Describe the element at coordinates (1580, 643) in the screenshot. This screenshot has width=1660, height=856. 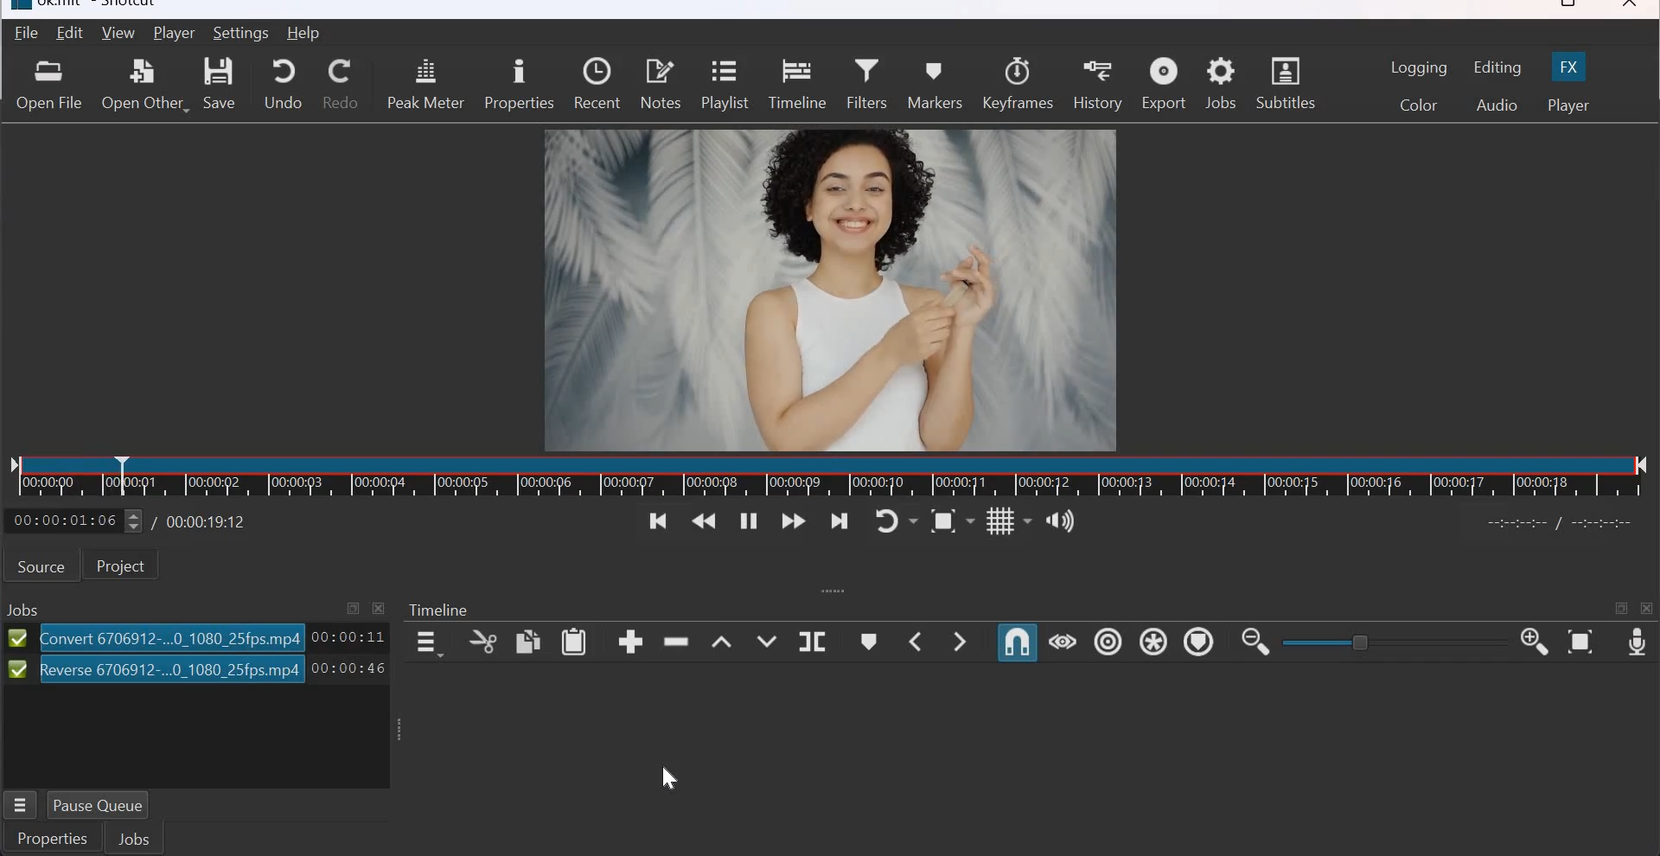
I see `Zoom Timeline to Fit` at that location.